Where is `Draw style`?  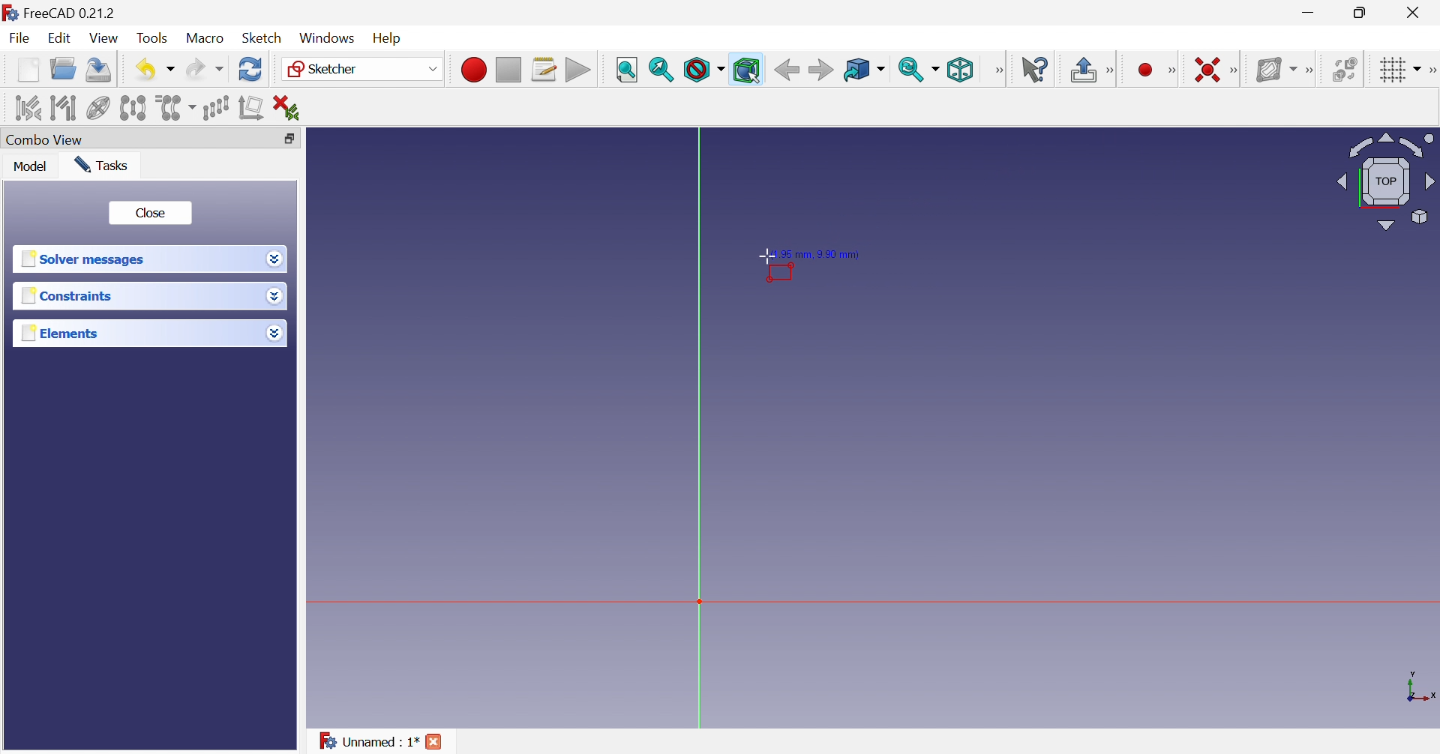 Draw style is located at coordinates (703, 69).